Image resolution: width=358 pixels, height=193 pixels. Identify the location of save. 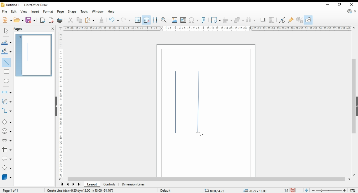
(30, 20).